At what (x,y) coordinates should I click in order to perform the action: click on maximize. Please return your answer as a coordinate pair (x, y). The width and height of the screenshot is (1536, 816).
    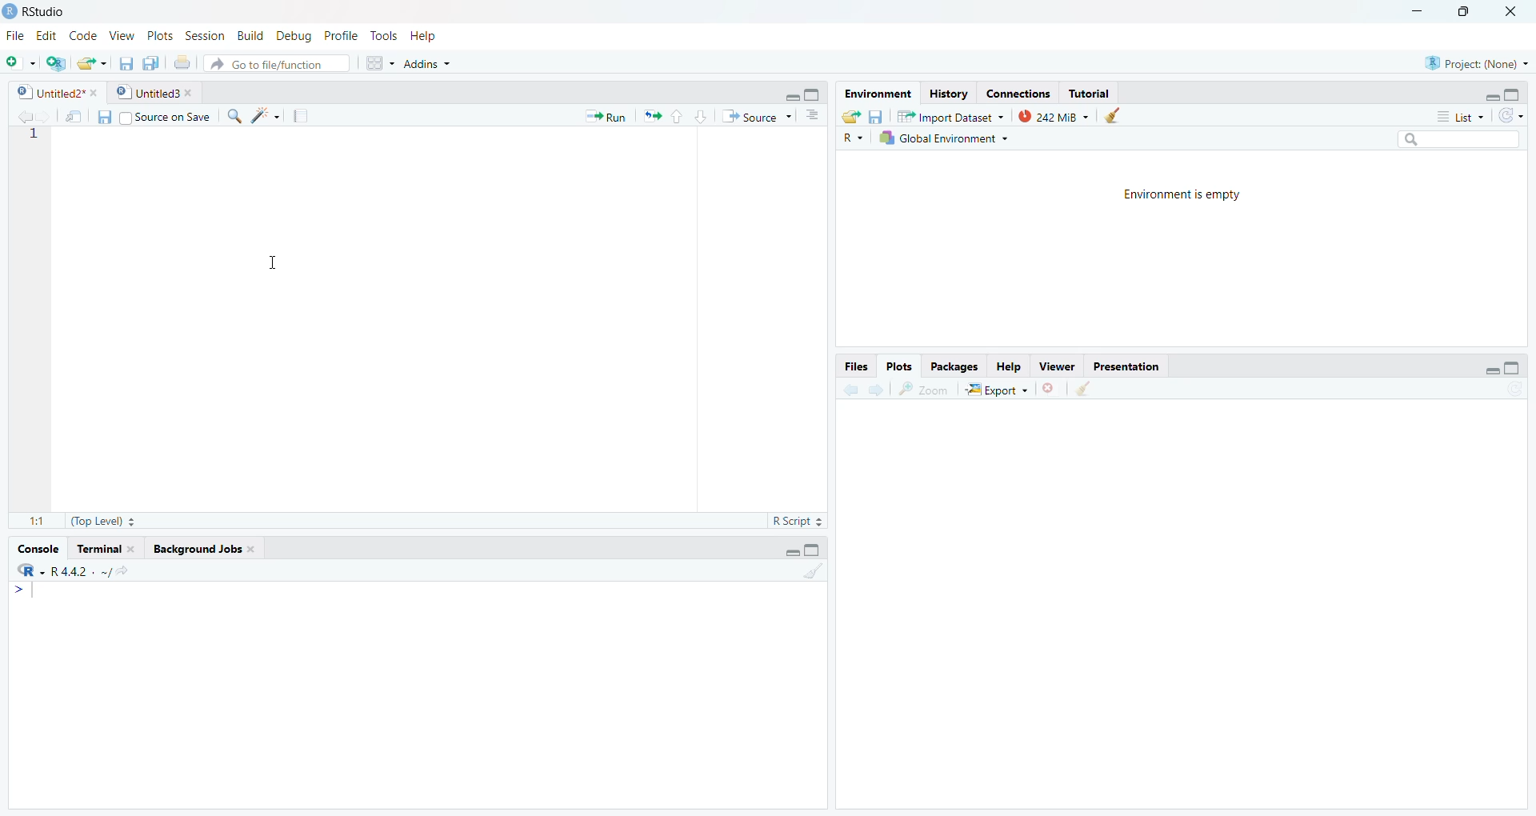
    Looking at the image, I should click on (814, 94).